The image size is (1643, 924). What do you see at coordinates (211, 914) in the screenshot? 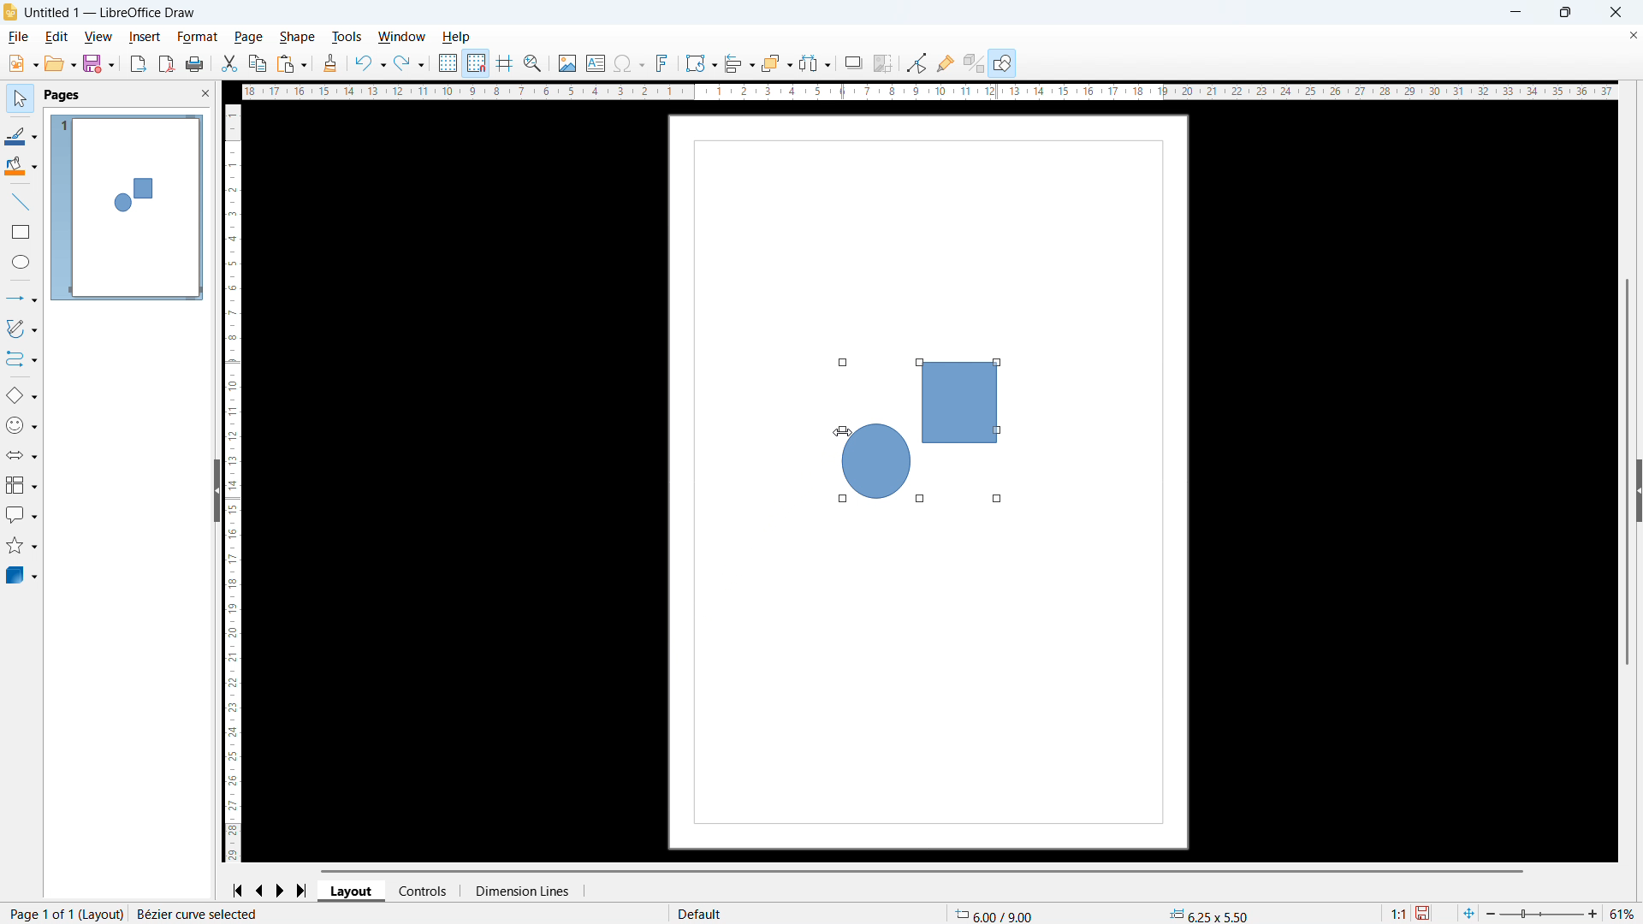
I see `Bezier curve selected` at bounding box center [211, 914].